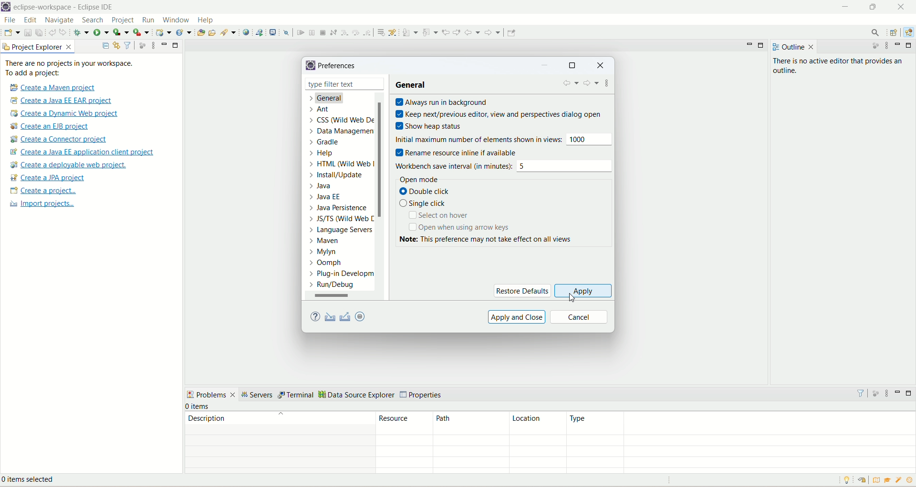  What do you see at coordinates (463, 152) in the screenshot?
I see `rename resource inline if available` at bounding box center [463, 152].